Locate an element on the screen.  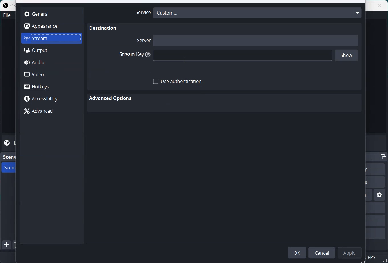
Video is located at coordinates (52, 74).